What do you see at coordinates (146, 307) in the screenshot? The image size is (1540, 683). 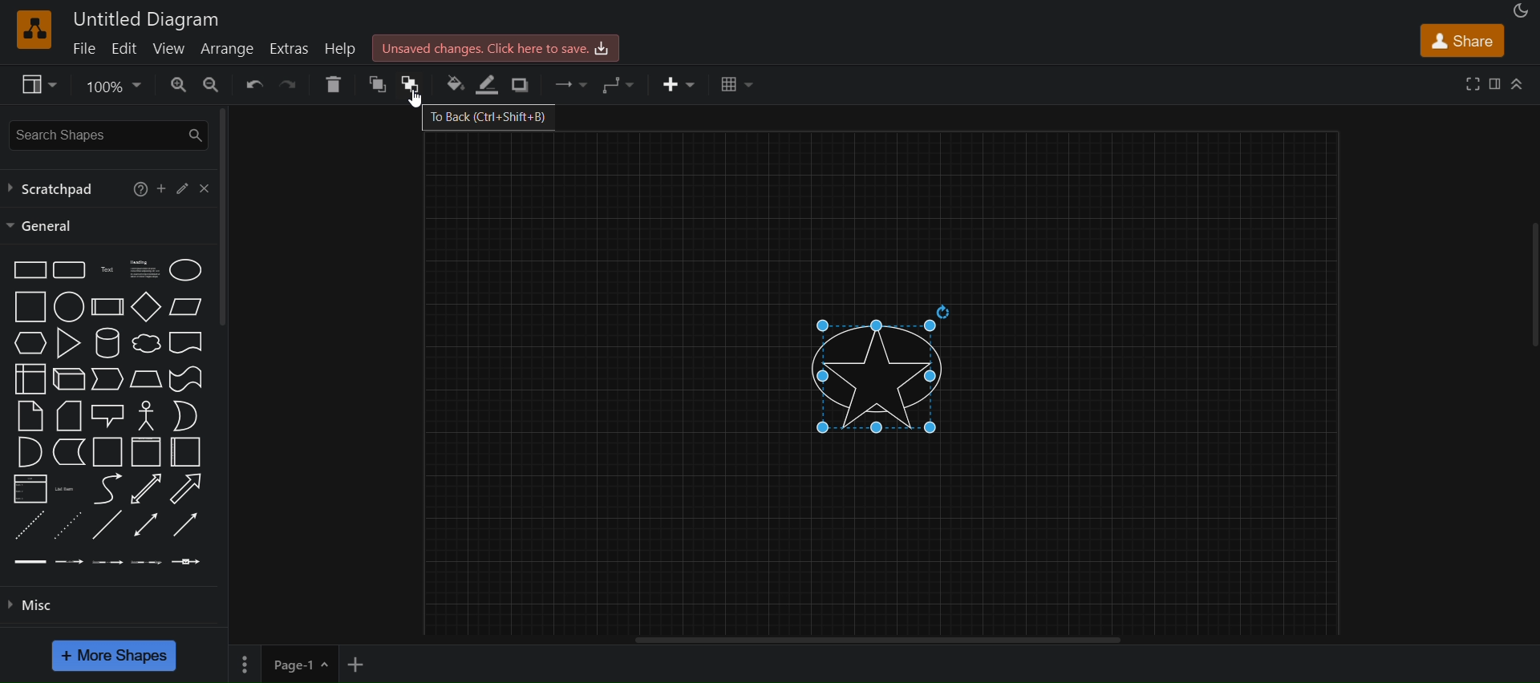 I see `diamond` at bounding box center [146, 307].